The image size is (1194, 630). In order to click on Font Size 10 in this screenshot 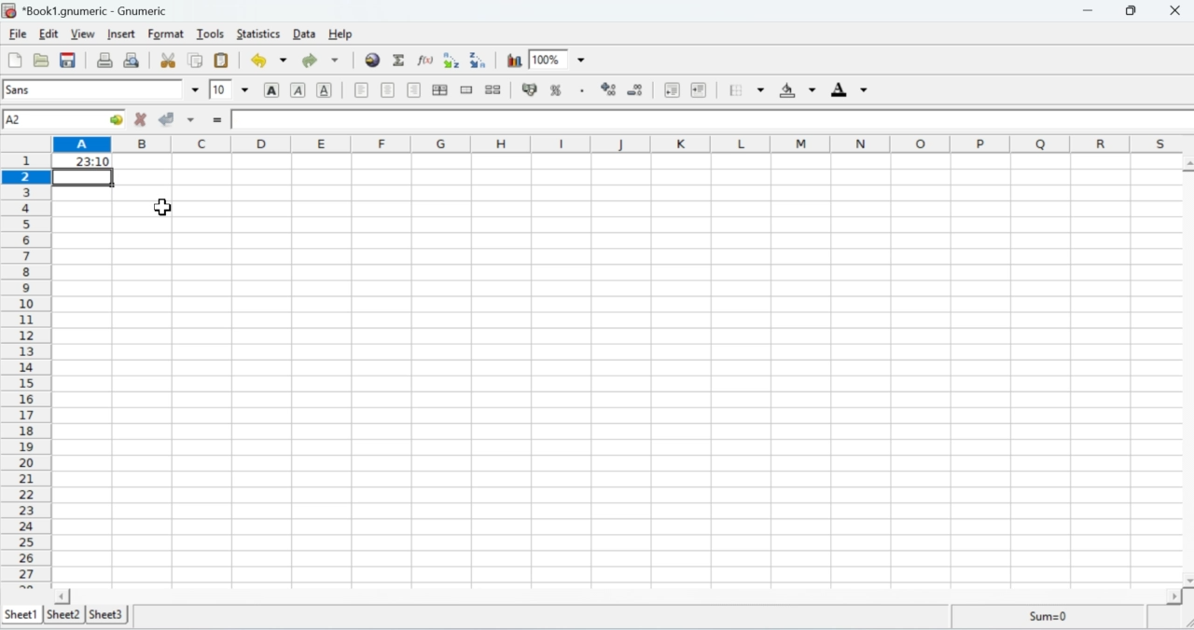, I will do `click(229, 89)`.